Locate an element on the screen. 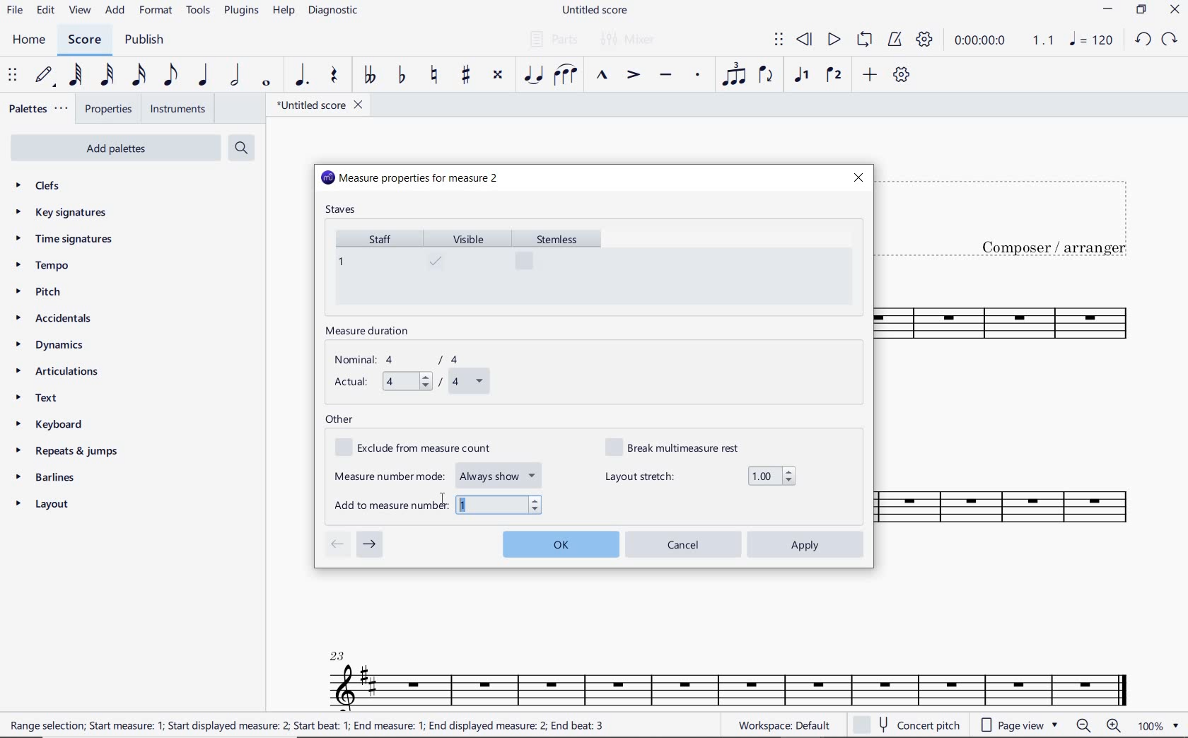  SELECET TO MOVE is located at coordinates (13, 76).